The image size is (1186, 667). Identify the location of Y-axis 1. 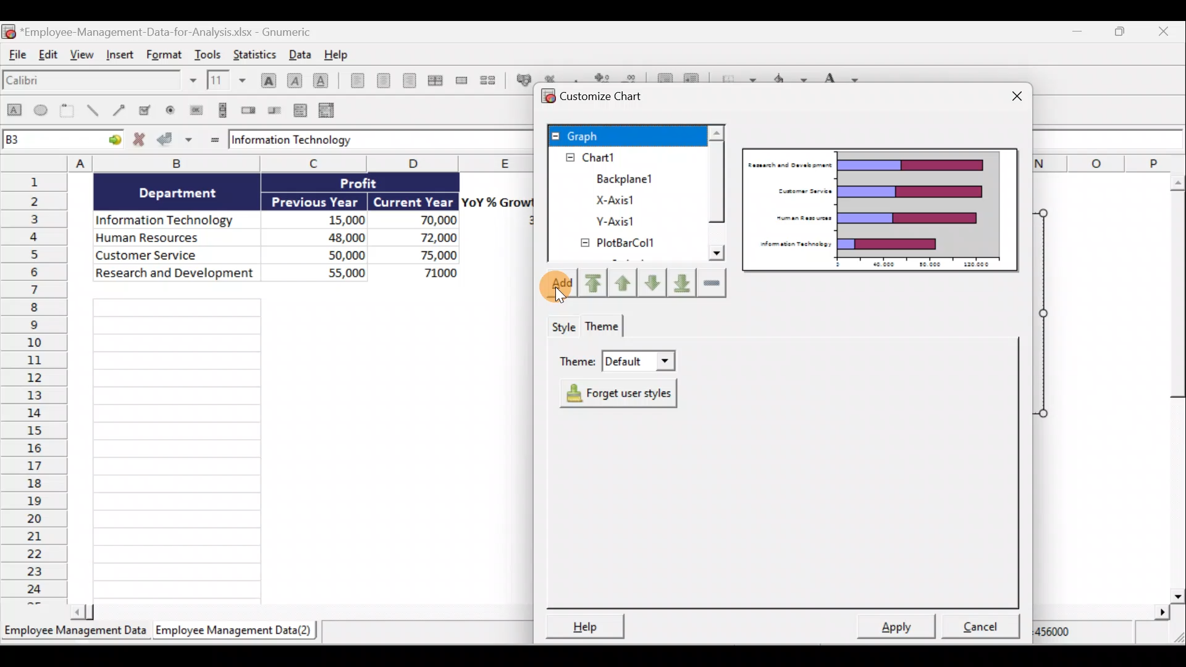
(626, 220).